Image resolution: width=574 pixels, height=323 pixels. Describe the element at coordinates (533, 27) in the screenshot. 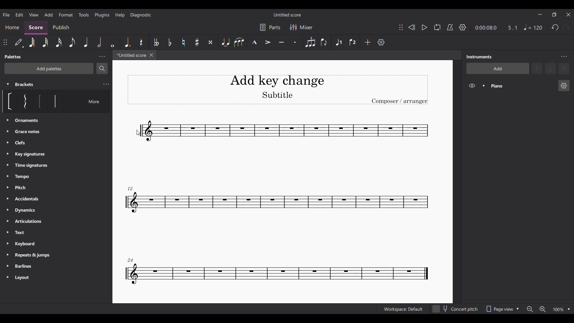

I see `Quarter note` at that location.